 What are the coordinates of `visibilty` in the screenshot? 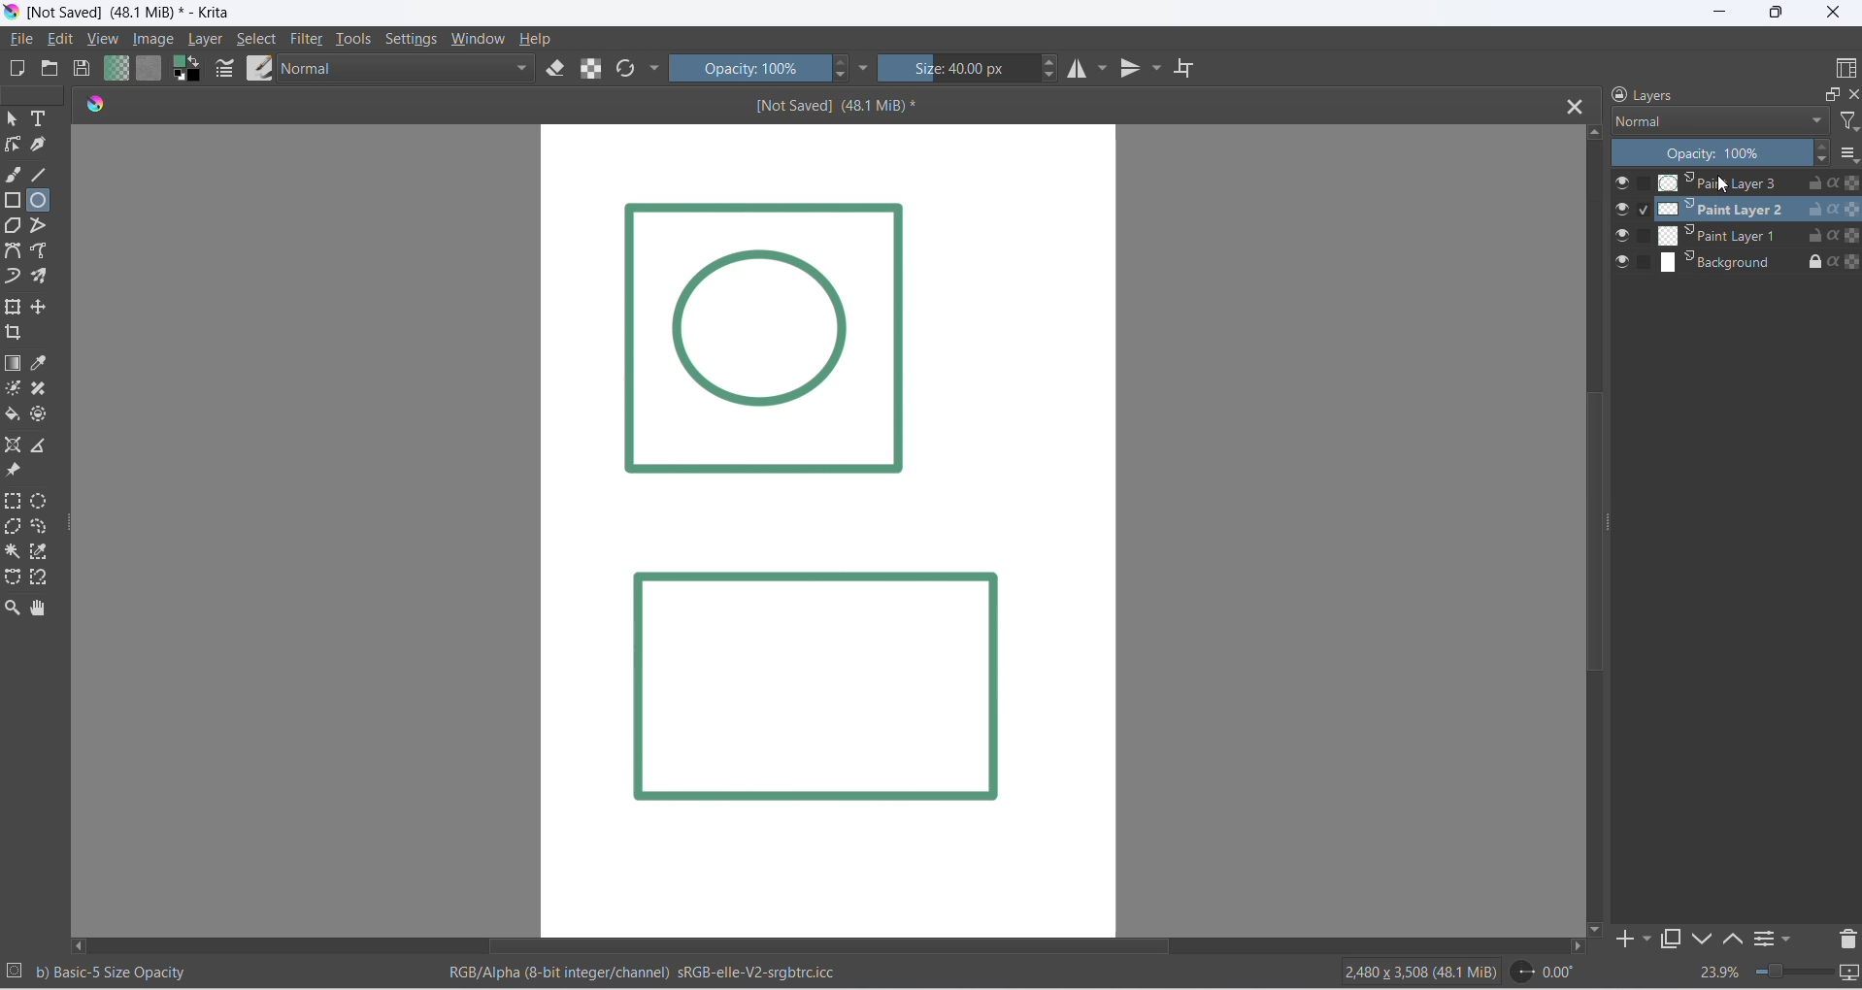 It's located at (1622, 262).